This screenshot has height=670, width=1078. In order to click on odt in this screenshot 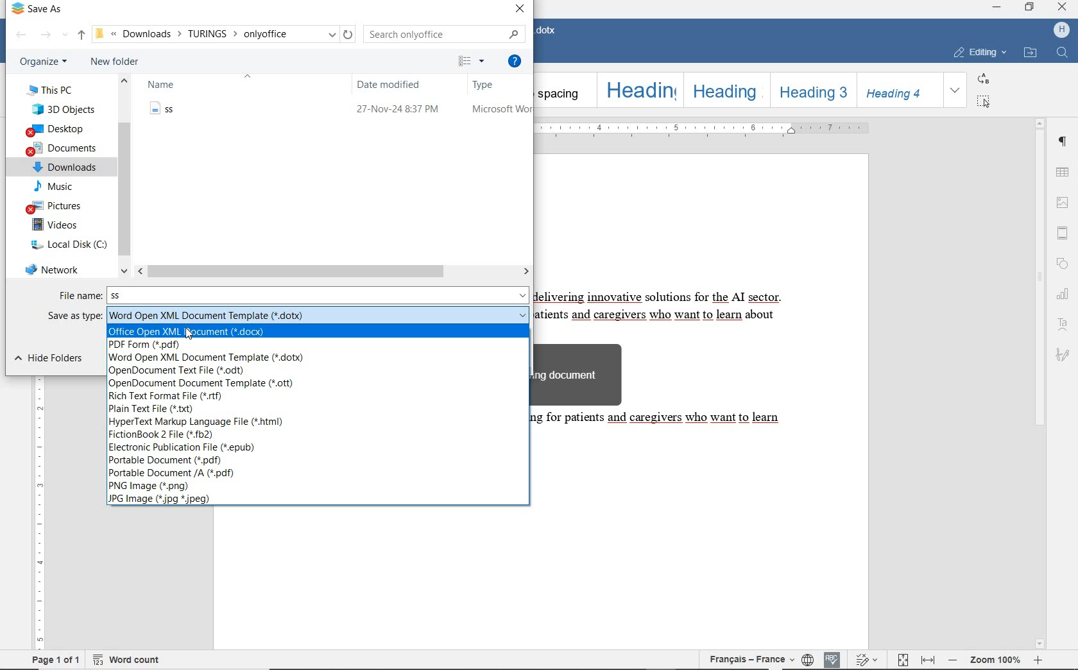, I will do `click(187, 370)`.